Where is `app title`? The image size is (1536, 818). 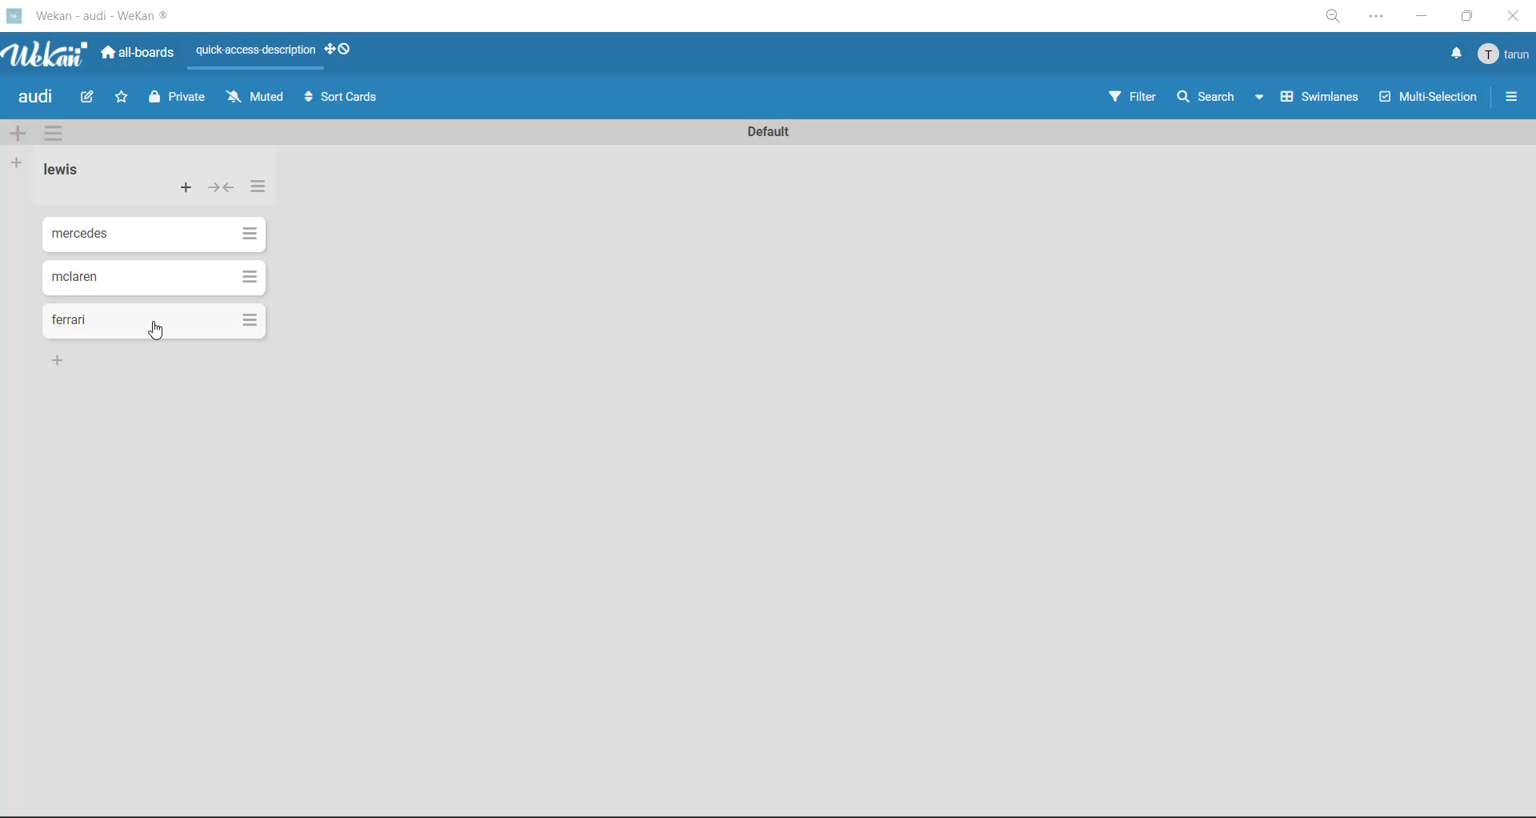 app title is located at coordinates (123, 14).